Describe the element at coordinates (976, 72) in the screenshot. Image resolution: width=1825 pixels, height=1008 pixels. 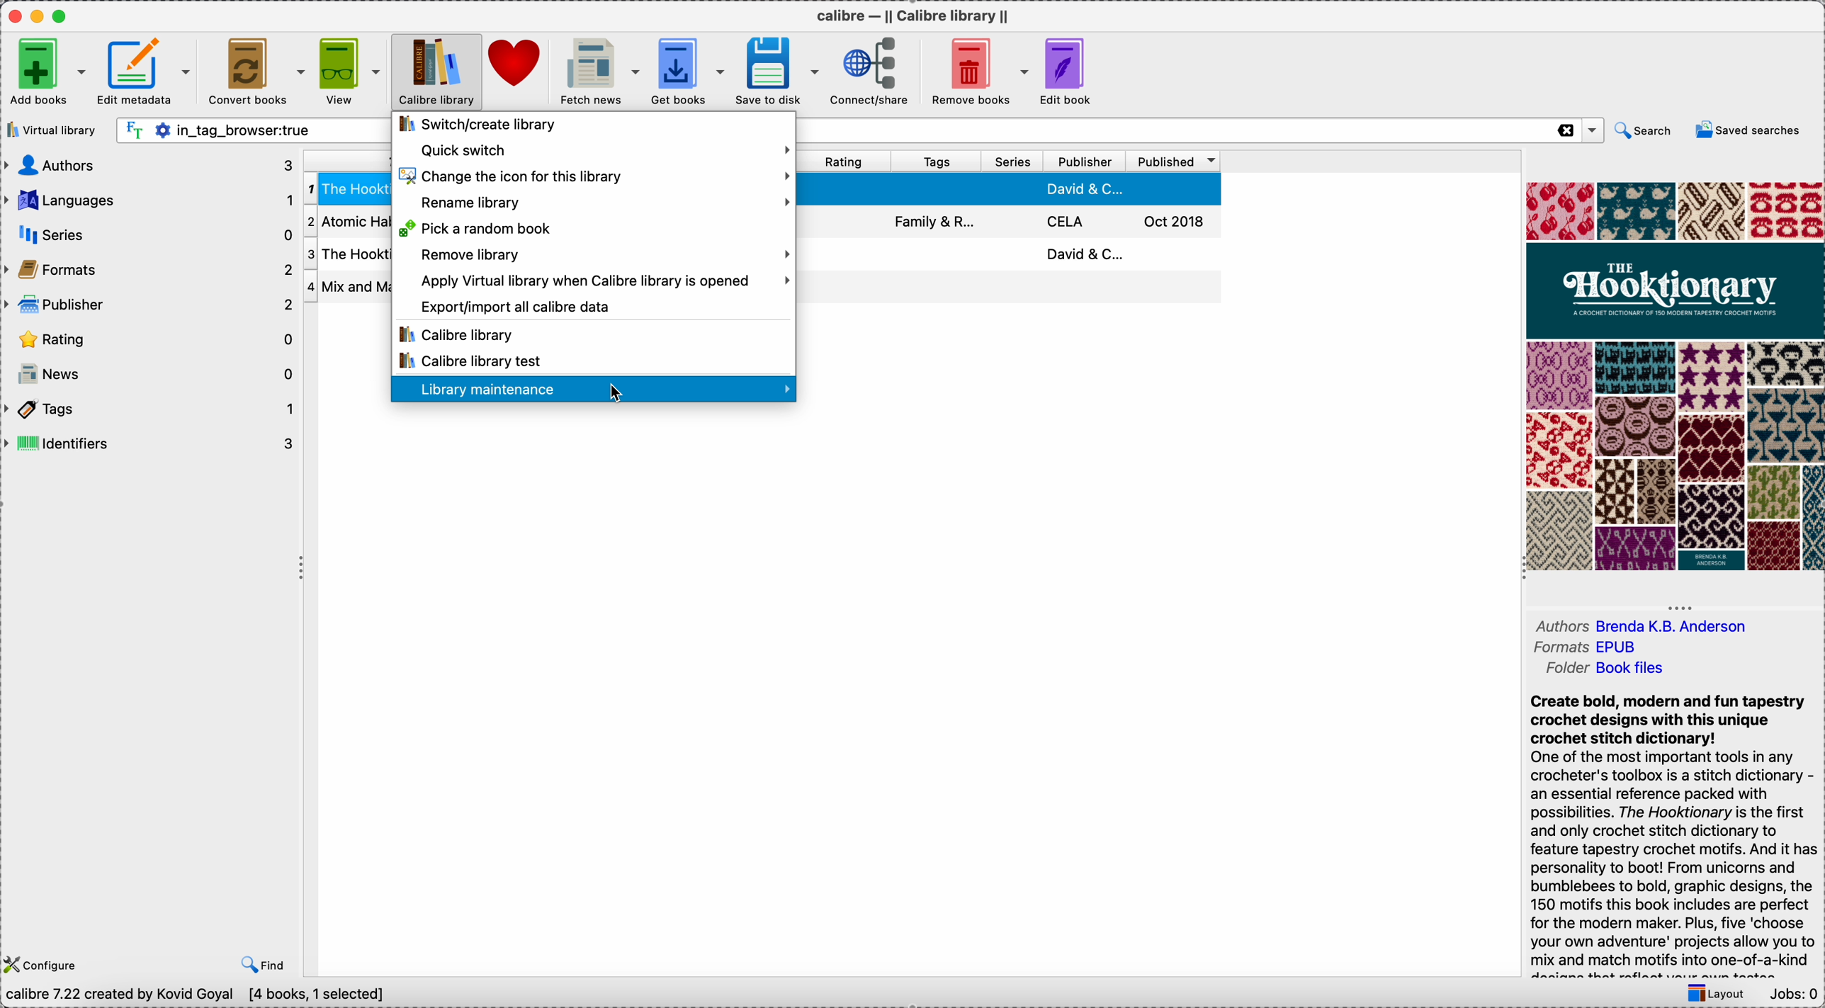
I see `remove books` at that location.